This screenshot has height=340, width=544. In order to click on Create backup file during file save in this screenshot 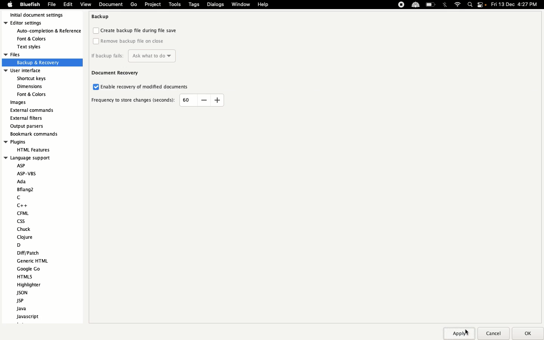, I will do `click(136, 31)`.